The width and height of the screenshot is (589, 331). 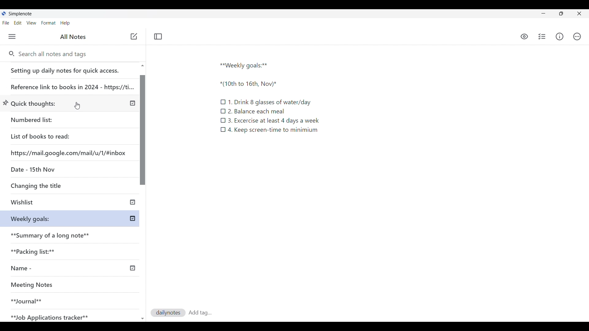 What do you see at coordinates (203, 313) in the screenshot?
I see `Tag saved to current note` at bounding box center [203, 313].